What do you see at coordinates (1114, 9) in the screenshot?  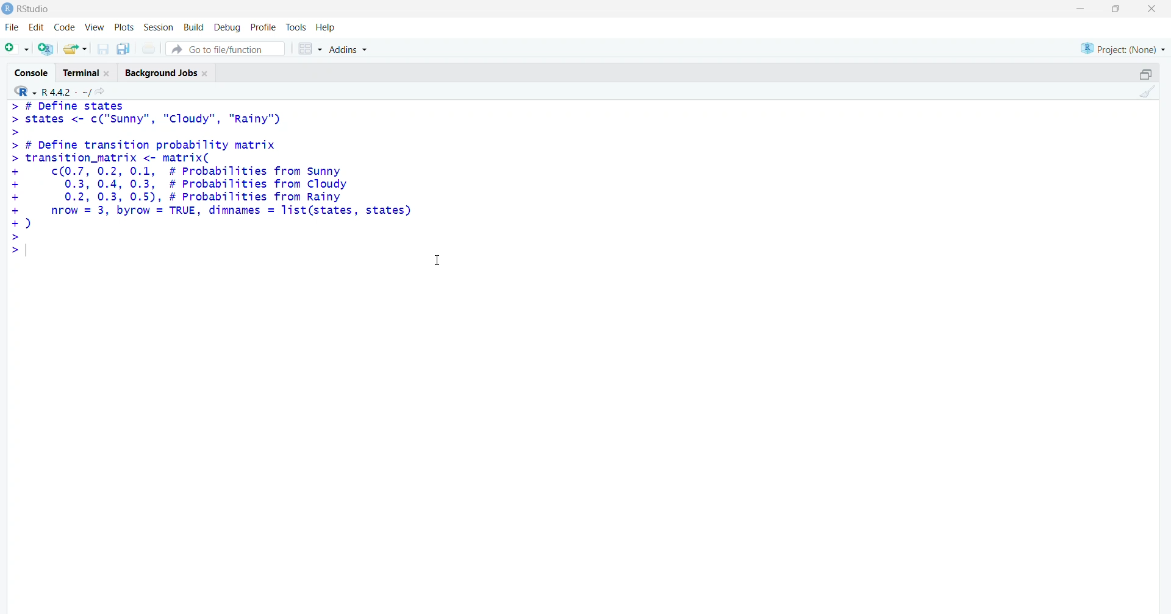 I see `maximize` at bounding box center [1114, 9].